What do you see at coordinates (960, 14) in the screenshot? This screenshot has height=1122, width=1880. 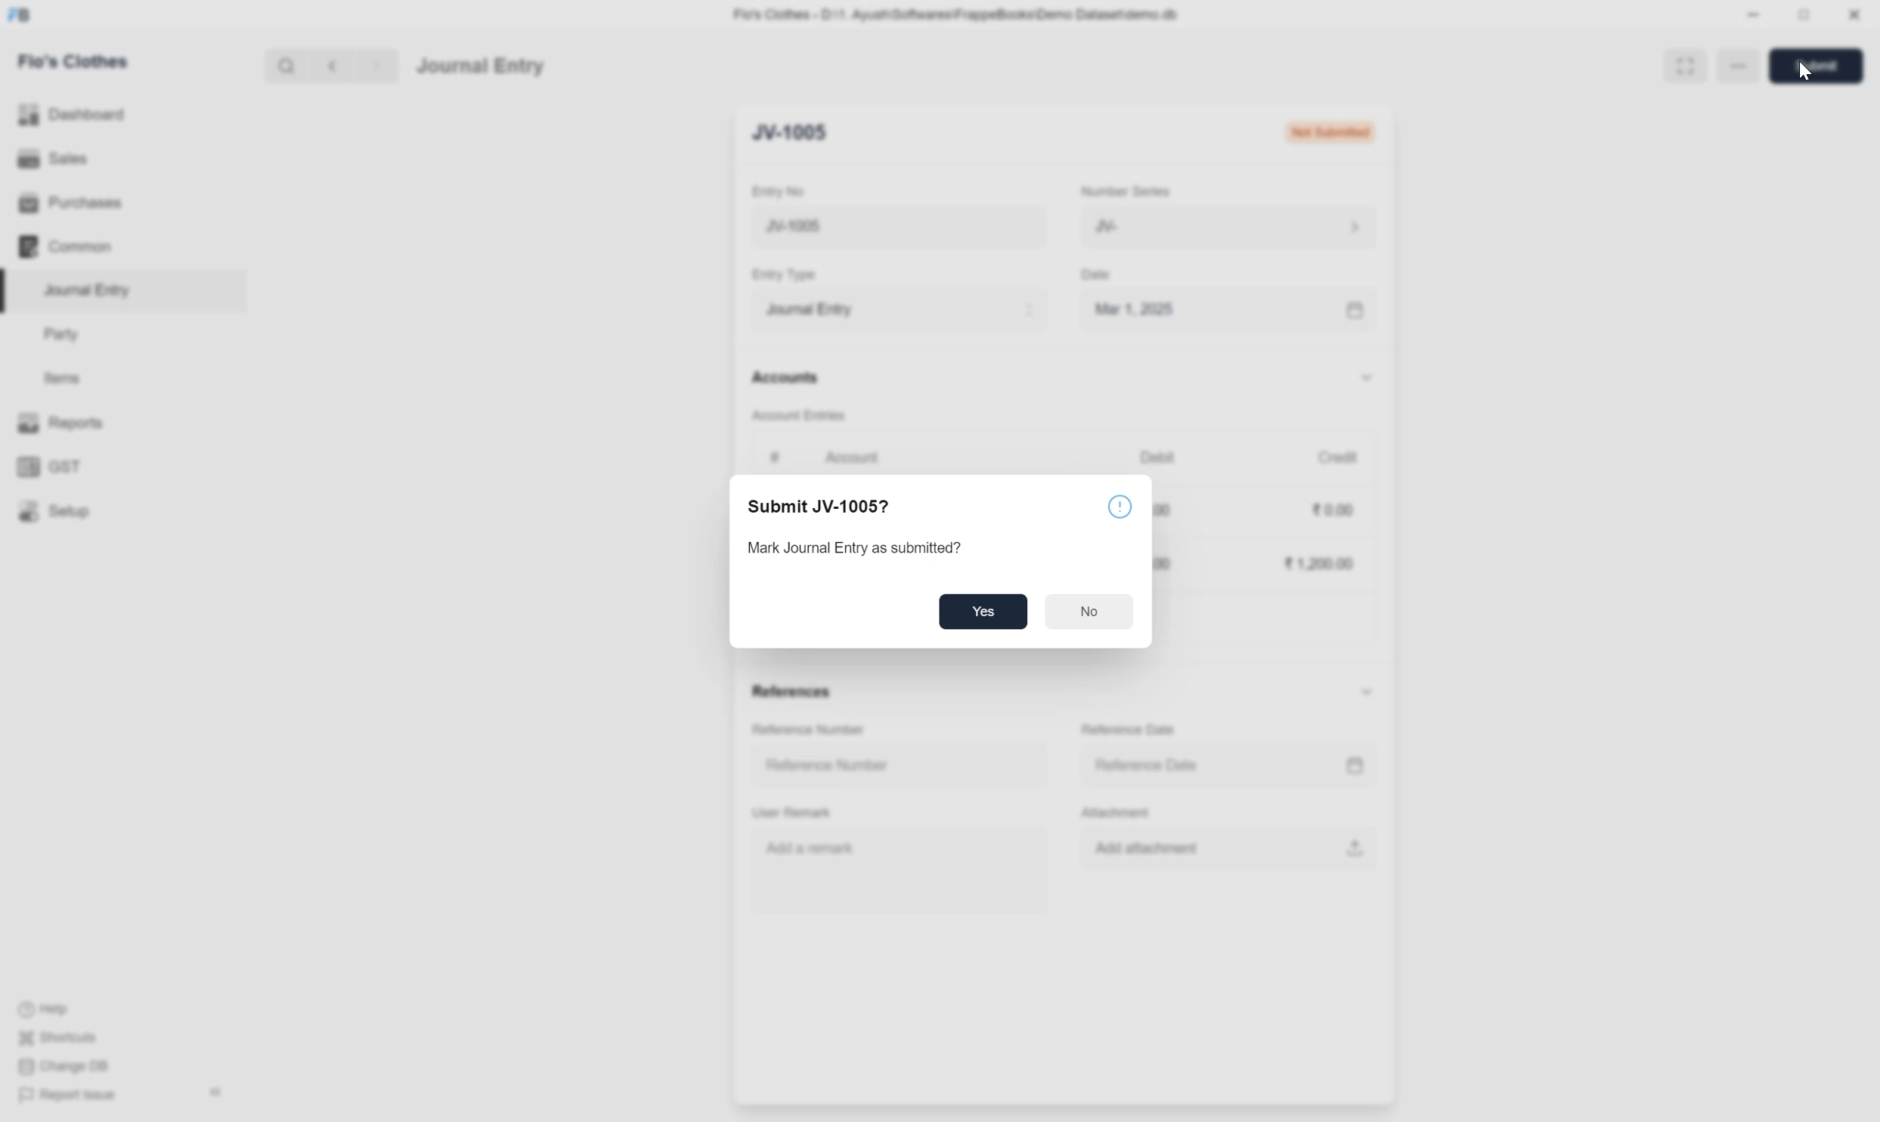 I see `Flo's Clothes - D:\1. Ayush\Softwares\FrappeBooks\Demo Dataset\demo.db` at bounding box center [960, 14].